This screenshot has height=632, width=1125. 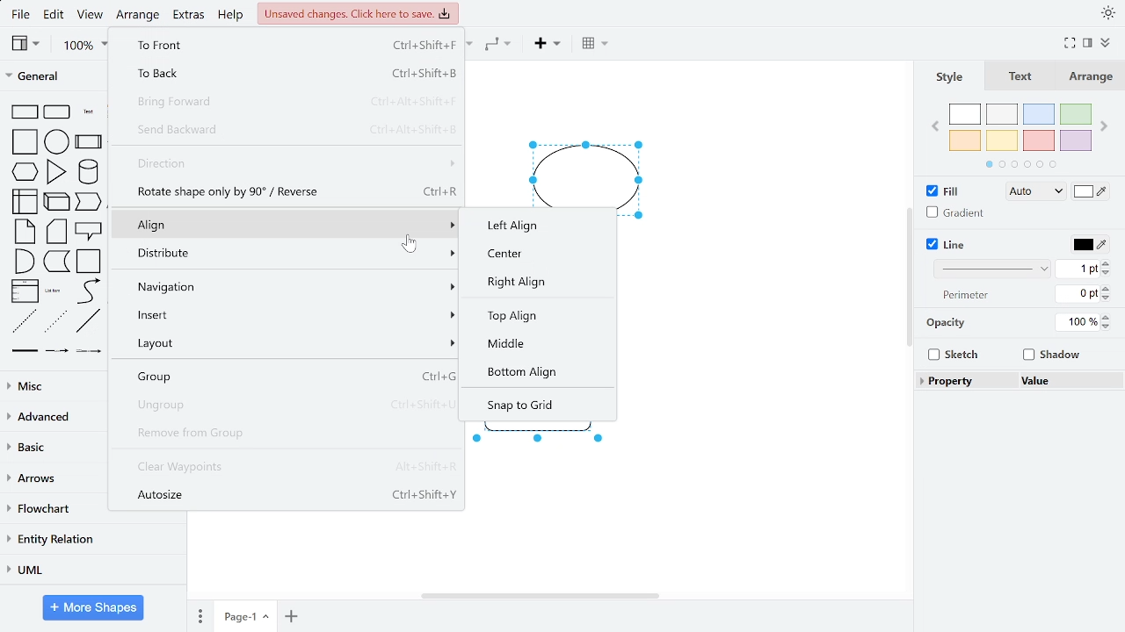 What do you see at coordinates (288, 131) in the screenshot?
I see `send backward` at bounding box center [288, 131].